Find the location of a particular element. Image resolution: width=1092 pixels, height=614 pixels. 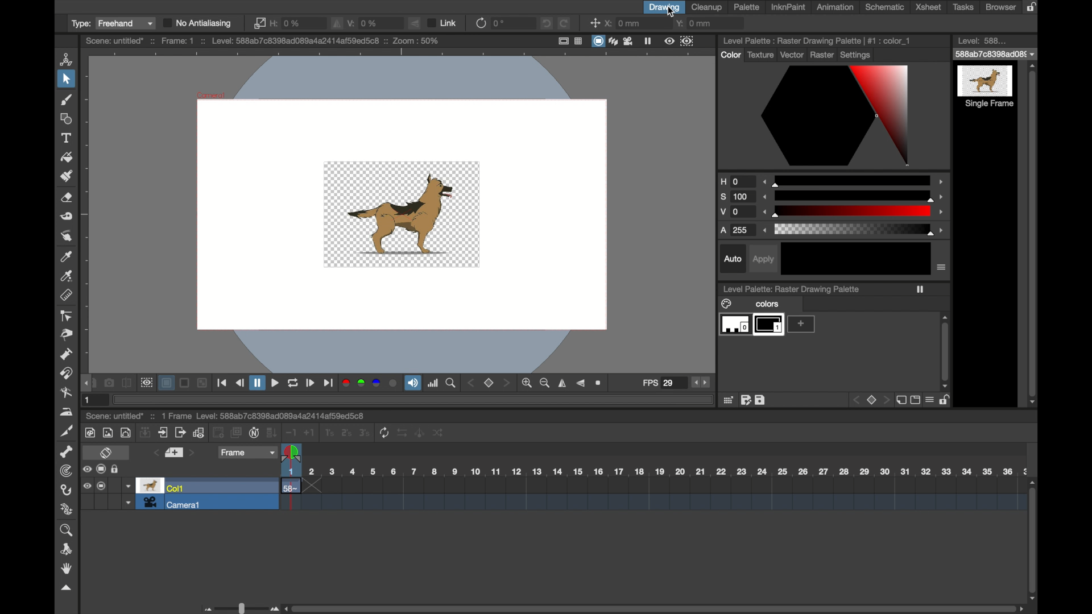

xsheet is located at coordinates (928, 7).